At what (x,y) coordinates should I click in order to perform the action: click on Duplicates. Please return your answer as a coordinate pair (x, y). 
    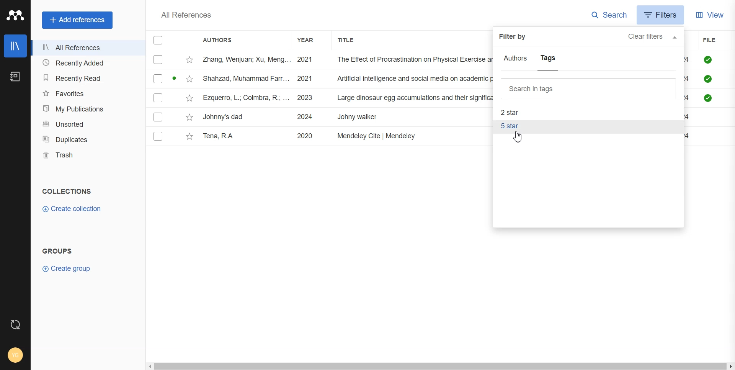
    Looking at the image, I should click on (87, 139).